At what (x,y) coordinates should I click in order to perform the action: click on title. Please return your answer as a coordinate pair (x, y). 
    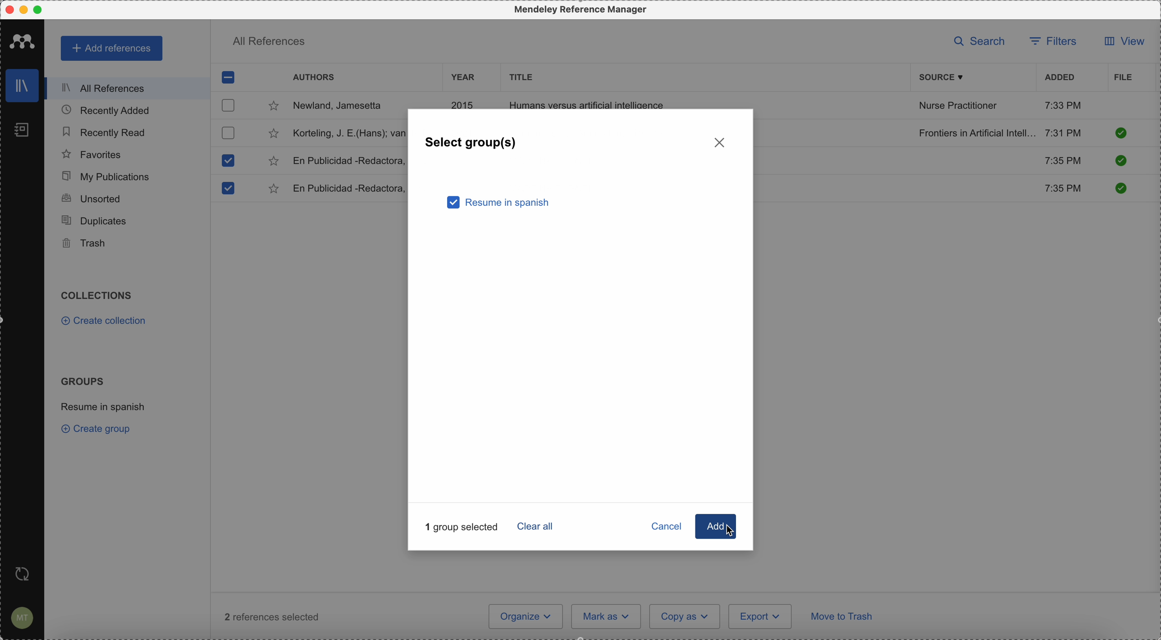
    Looking at the image, I should click on (519, 76).